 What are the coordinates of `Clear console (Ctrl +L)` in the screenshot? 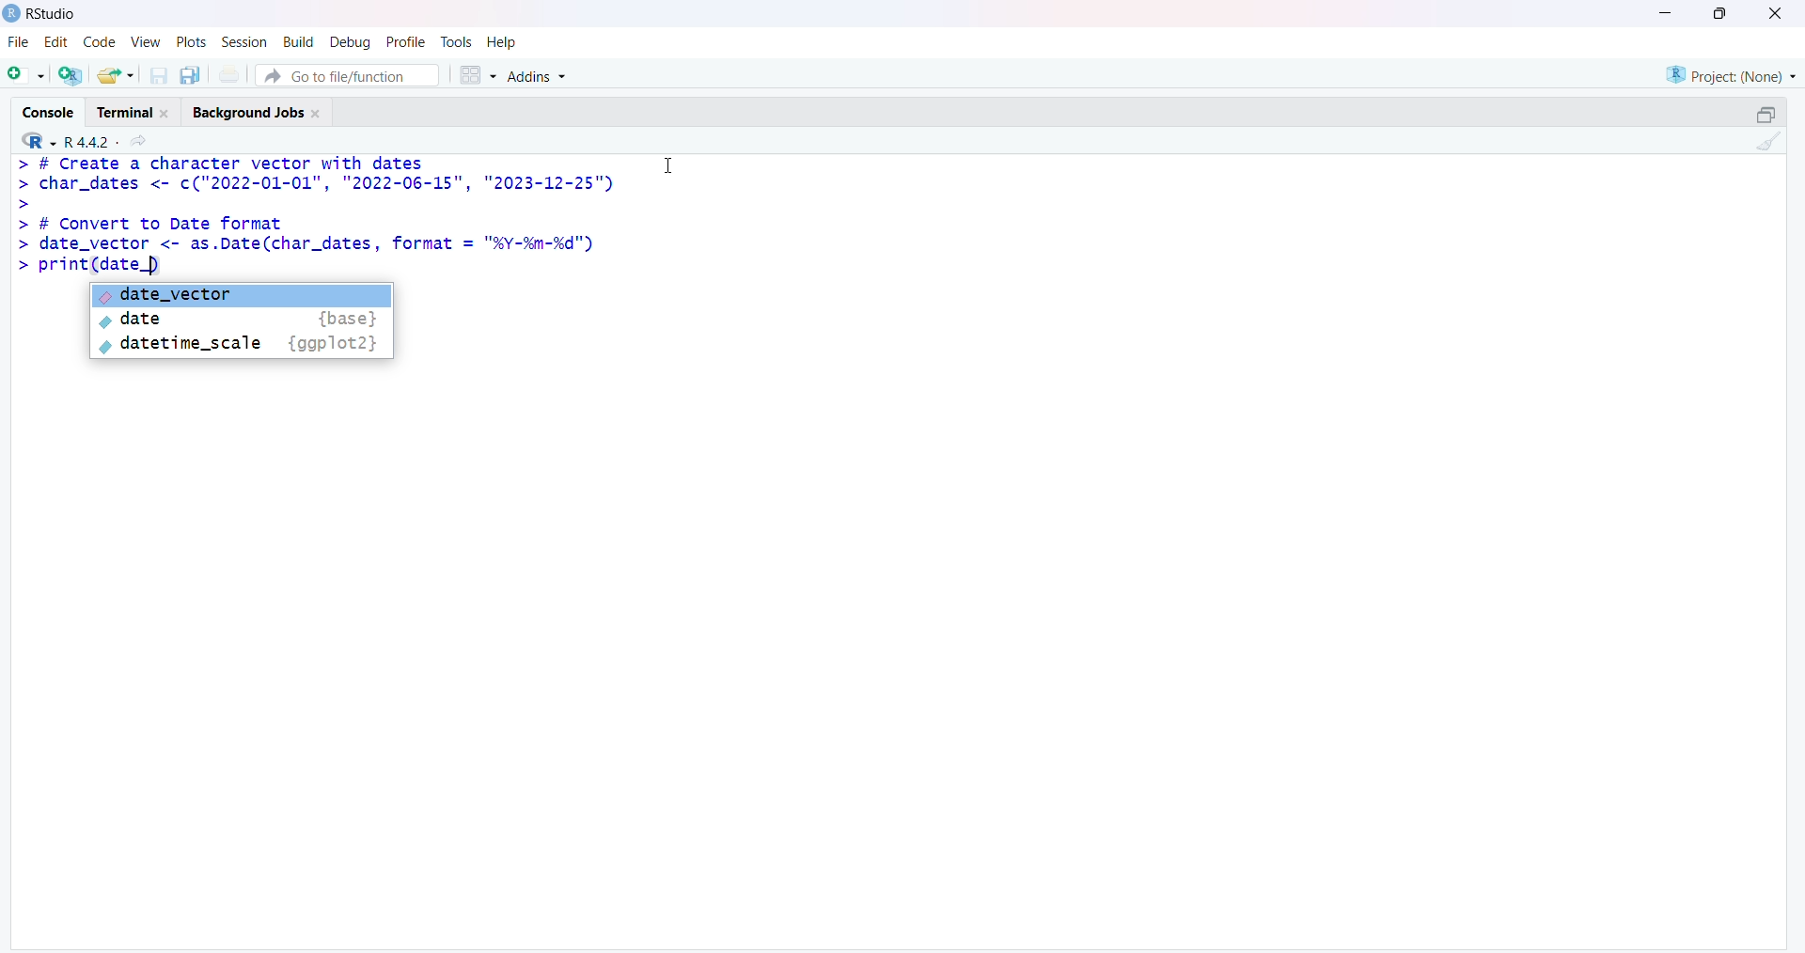 It's located at (1765, 146).